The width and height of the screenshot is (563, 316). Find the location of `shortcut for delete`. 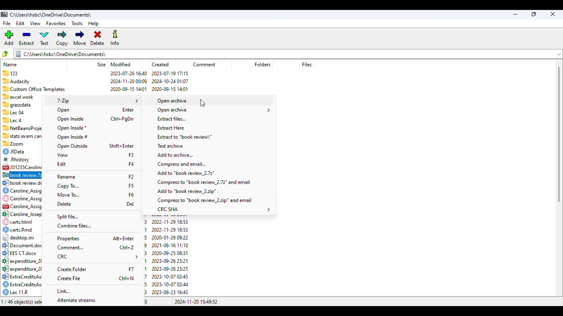

shortcut for delete is located at coordinates (130, 204).